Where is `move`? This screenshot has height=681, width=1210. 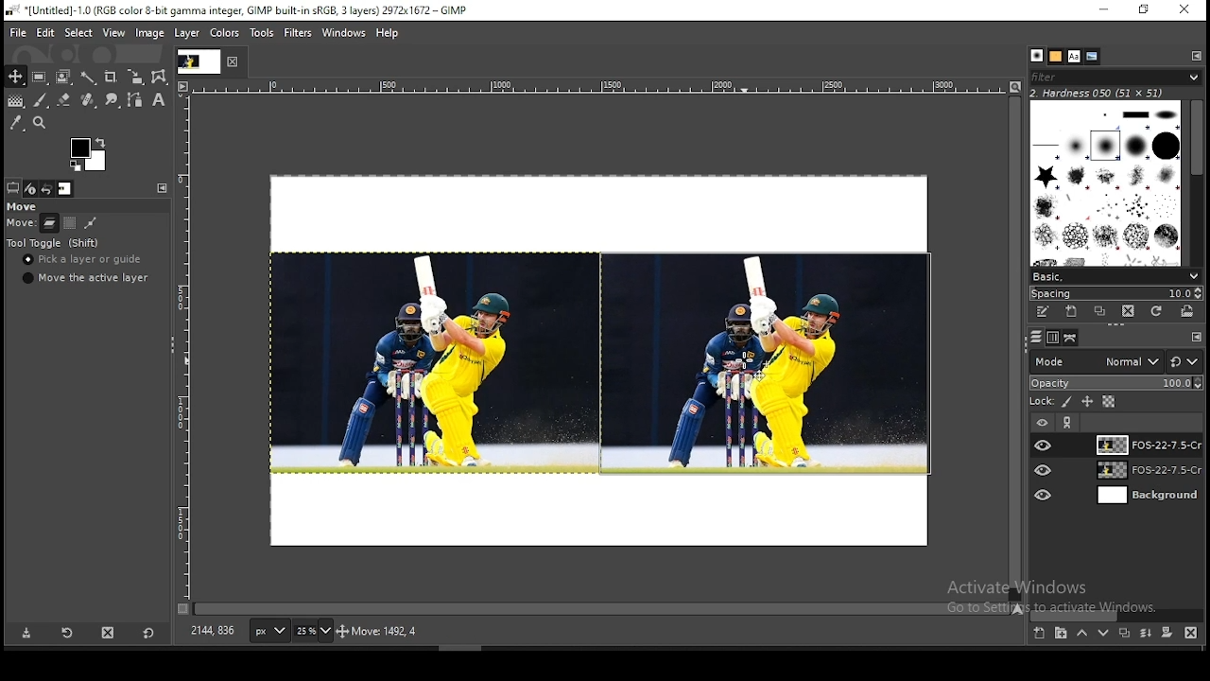
move is located at coordinates (24, 207).